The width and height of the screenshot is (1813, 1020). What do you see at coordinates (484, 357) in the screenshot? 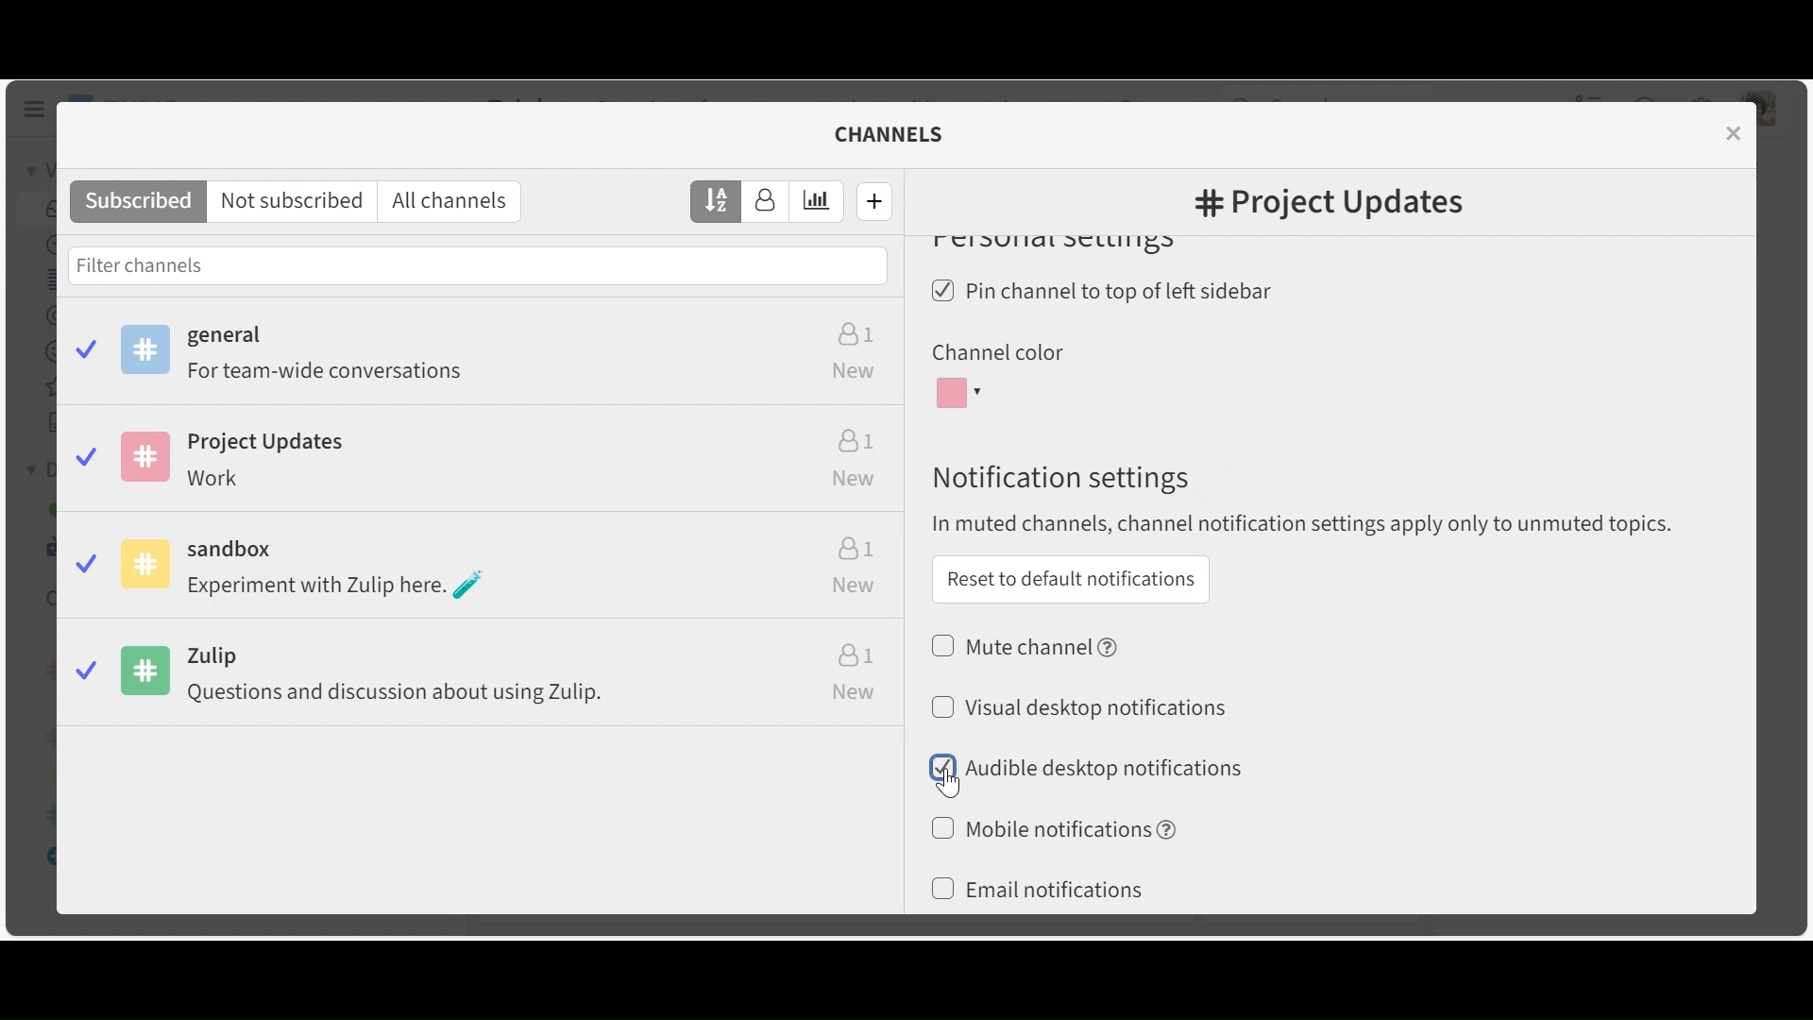
I see `Subscribed channels` at bounding box center [484, 357].